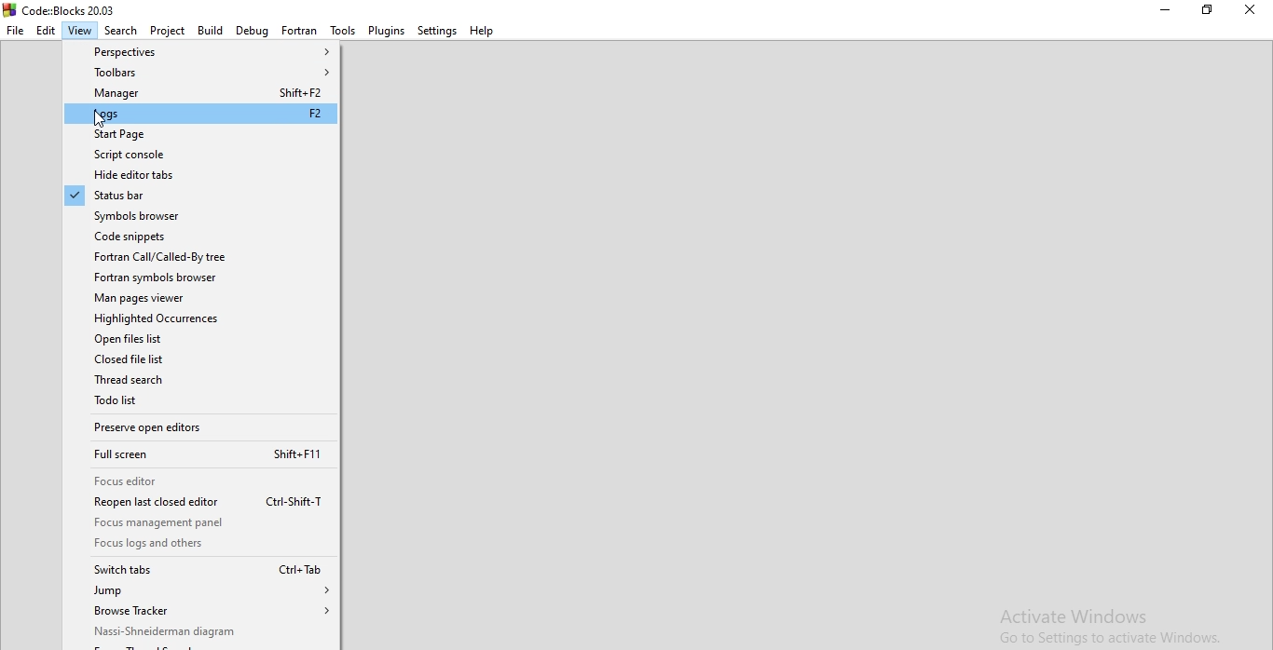  I want to click on Manager, so click(199, 93).